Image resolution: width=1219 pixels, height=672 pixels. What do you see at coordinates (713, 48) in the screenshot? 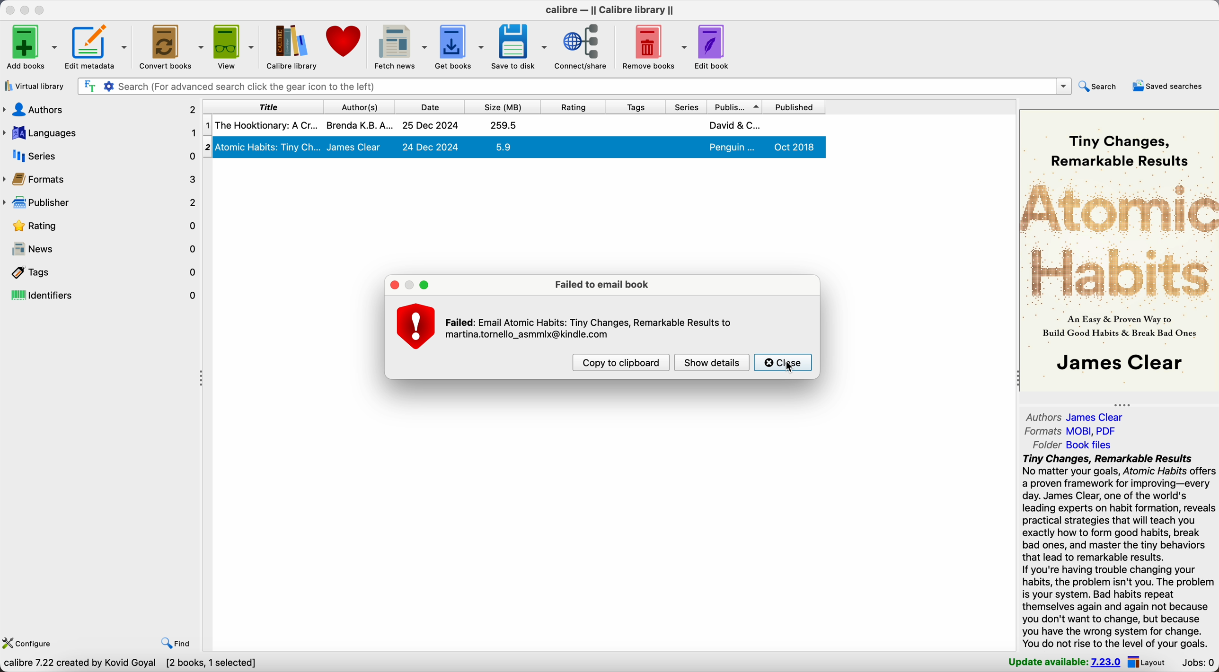
I see `edit book` at bounding box center [713, 48].